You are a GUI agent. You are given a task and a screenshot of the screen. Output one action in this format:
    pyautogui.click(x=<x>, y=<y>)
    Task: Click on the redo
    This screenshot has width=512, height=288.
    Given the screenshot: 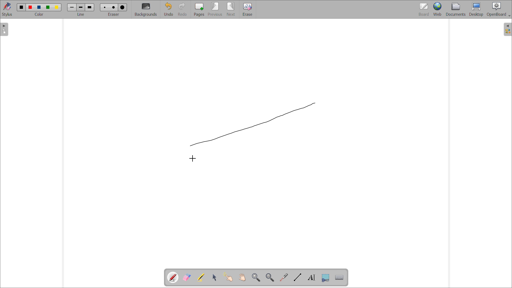 What is the action you would take?
    pyautogui.click(x=183, y=9)
    